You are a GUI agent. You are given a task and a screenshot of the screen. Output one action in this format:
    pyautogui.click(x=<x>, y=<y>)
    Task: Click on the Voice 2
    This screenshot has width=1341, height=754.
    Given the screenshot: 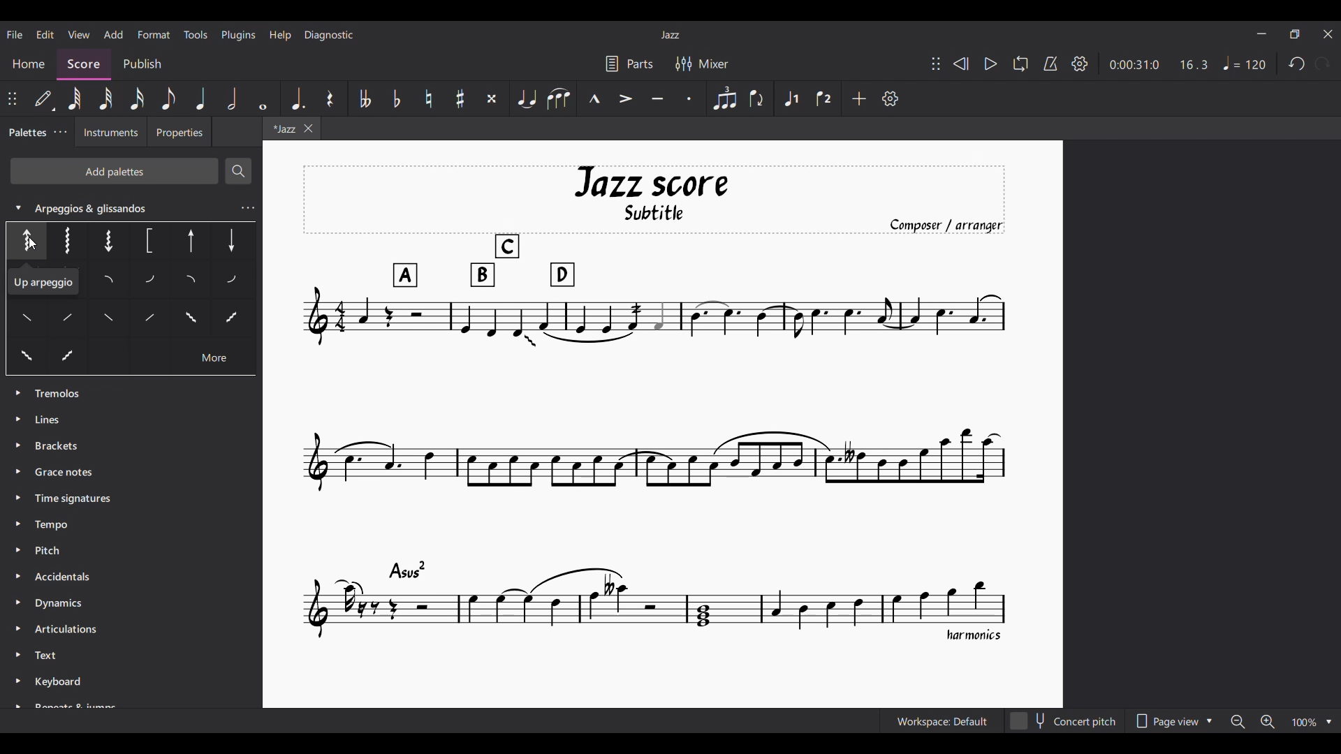 What is the action you would take?
    pyautogui.click(x=824, y=98)
    